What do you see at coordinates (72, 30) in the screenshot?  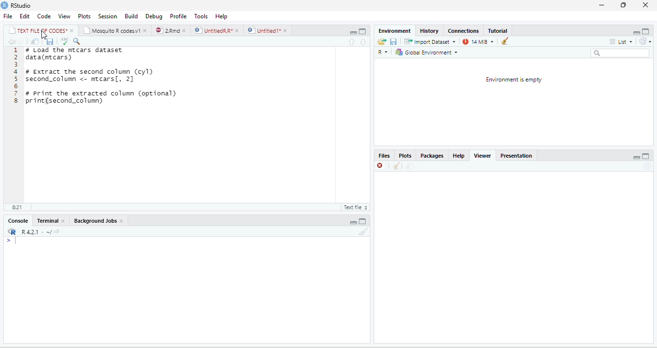 I see `close` at bounding box center [72, 30].